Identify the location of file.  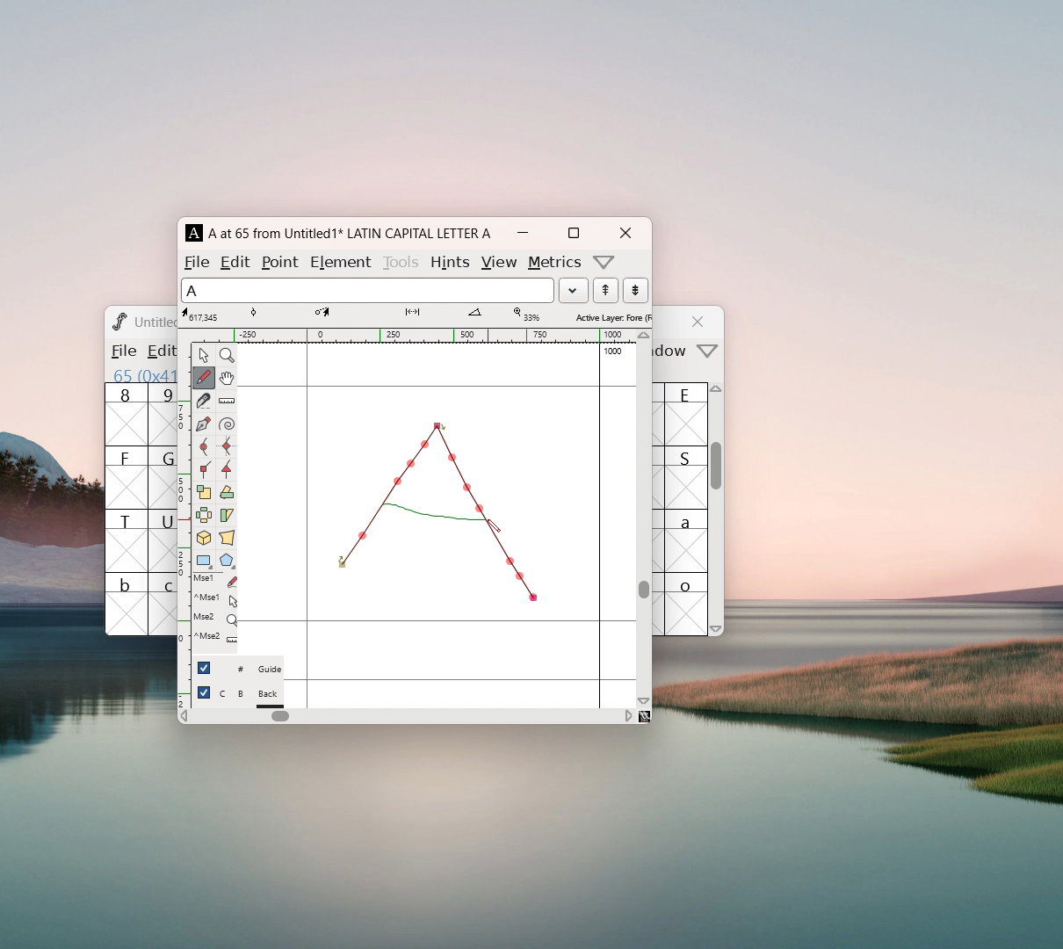
(197, 262).